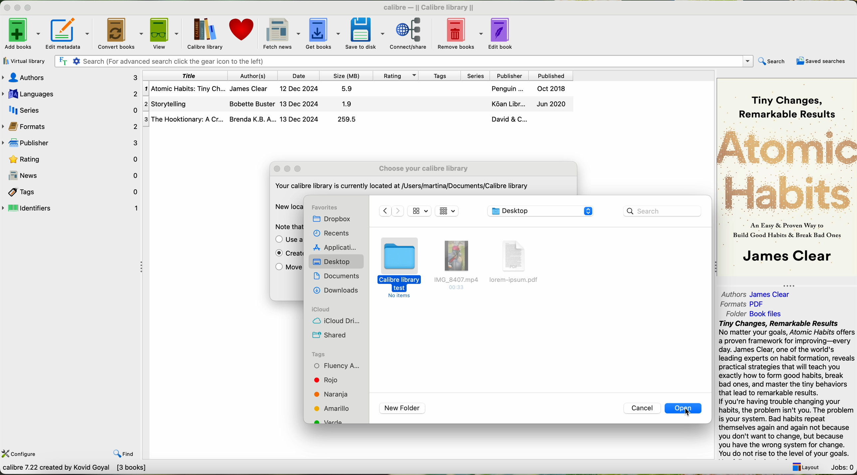 The width and height of the screenshot is (857, 475). I want to click on enable create an empty library, so click(286, 254).